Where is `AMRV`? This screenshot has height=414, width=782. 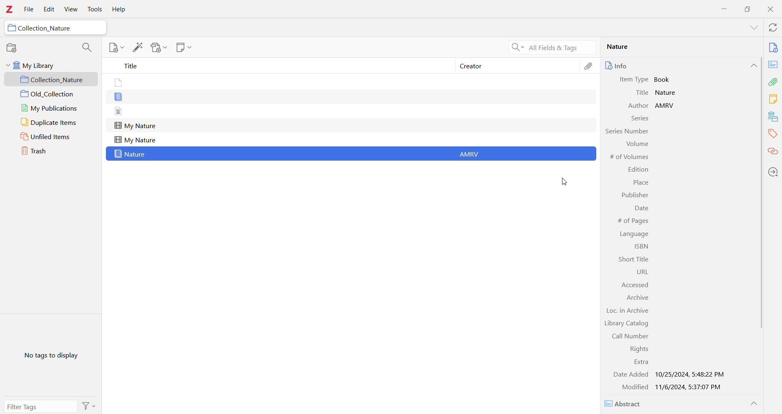
AMRV is located at coordinates (473, 154).